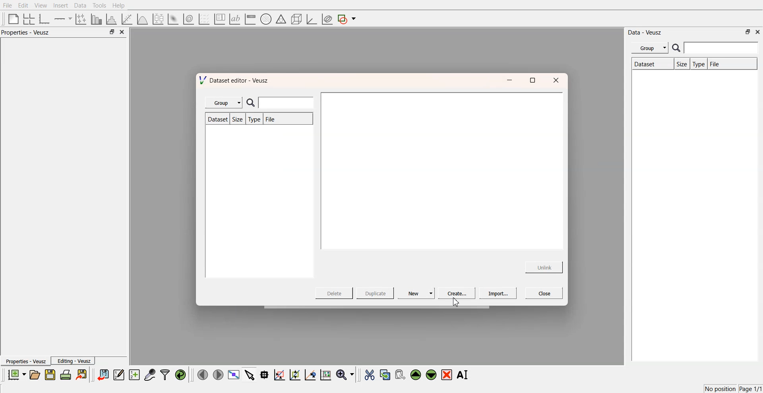 The image size is (763, 393). What do you see at coordinates (134, 375) in the screenshot?
I see `create new datasets` at bounding box center [134, 375].